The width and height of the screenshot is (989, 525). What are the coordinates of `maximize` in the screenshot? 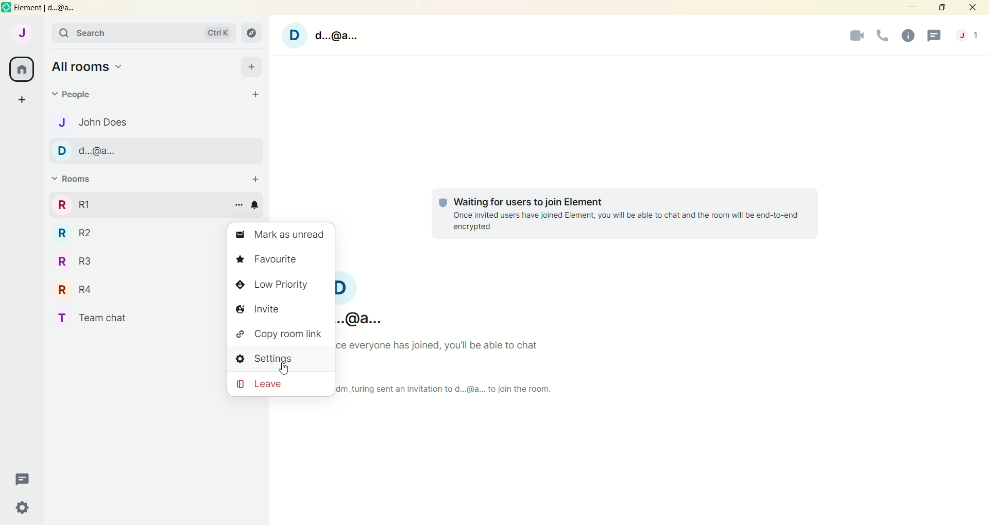 It's located at (941, 8).